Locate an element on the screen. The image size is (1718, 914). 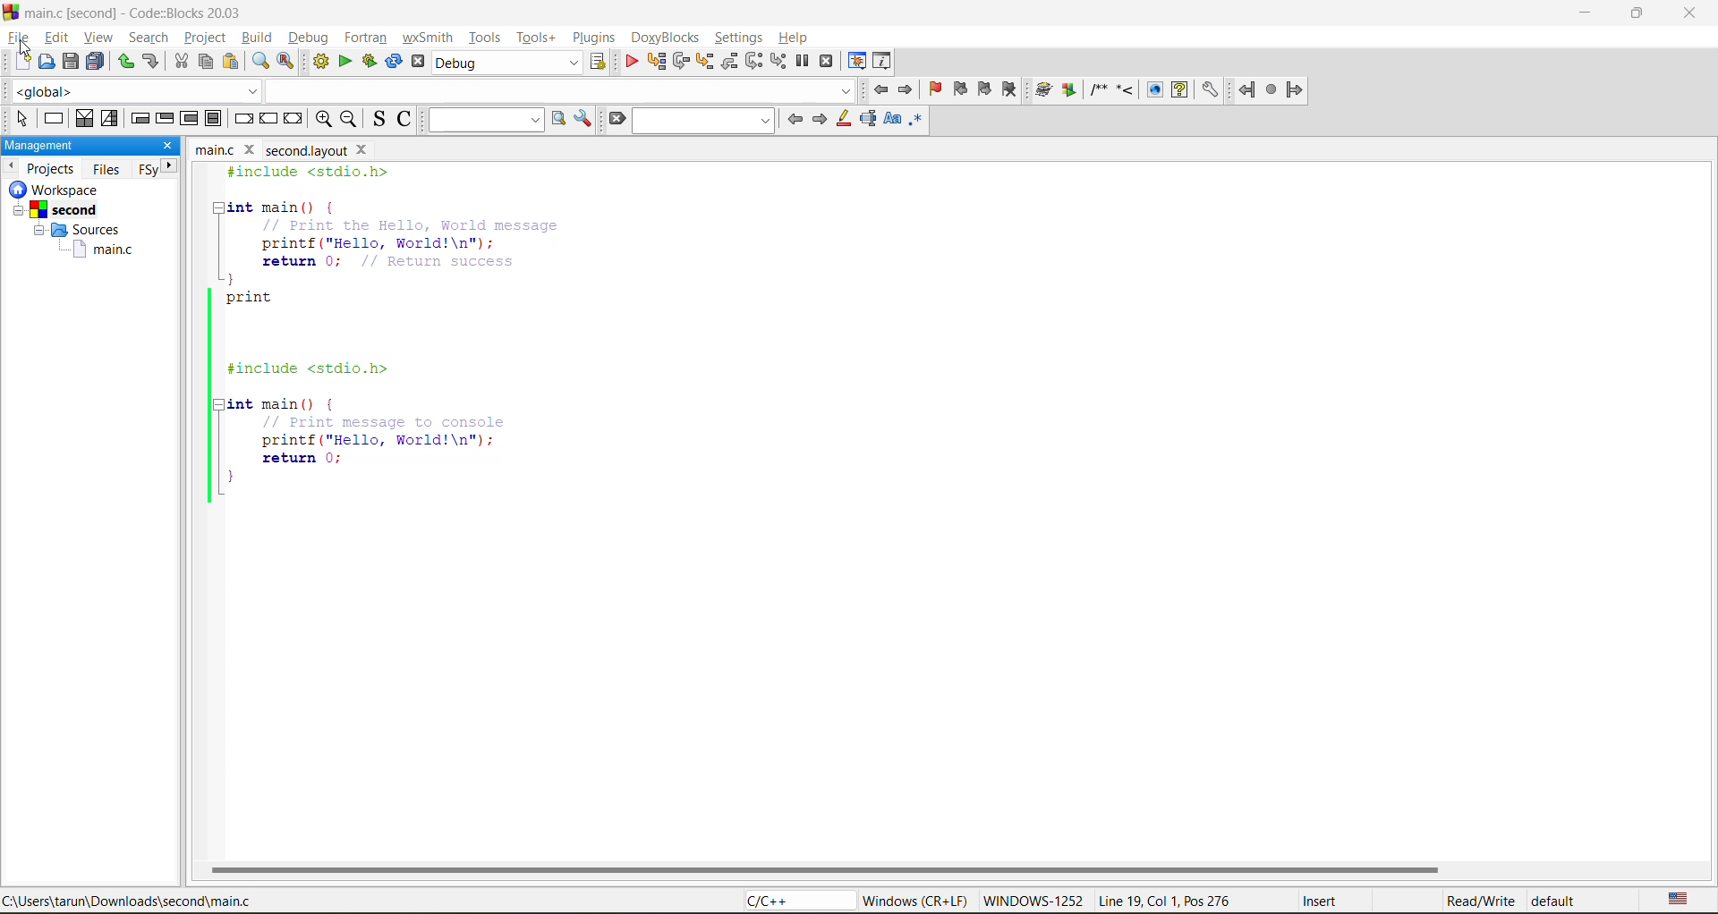
toggle bookmark is located at coordinates (935, 89).